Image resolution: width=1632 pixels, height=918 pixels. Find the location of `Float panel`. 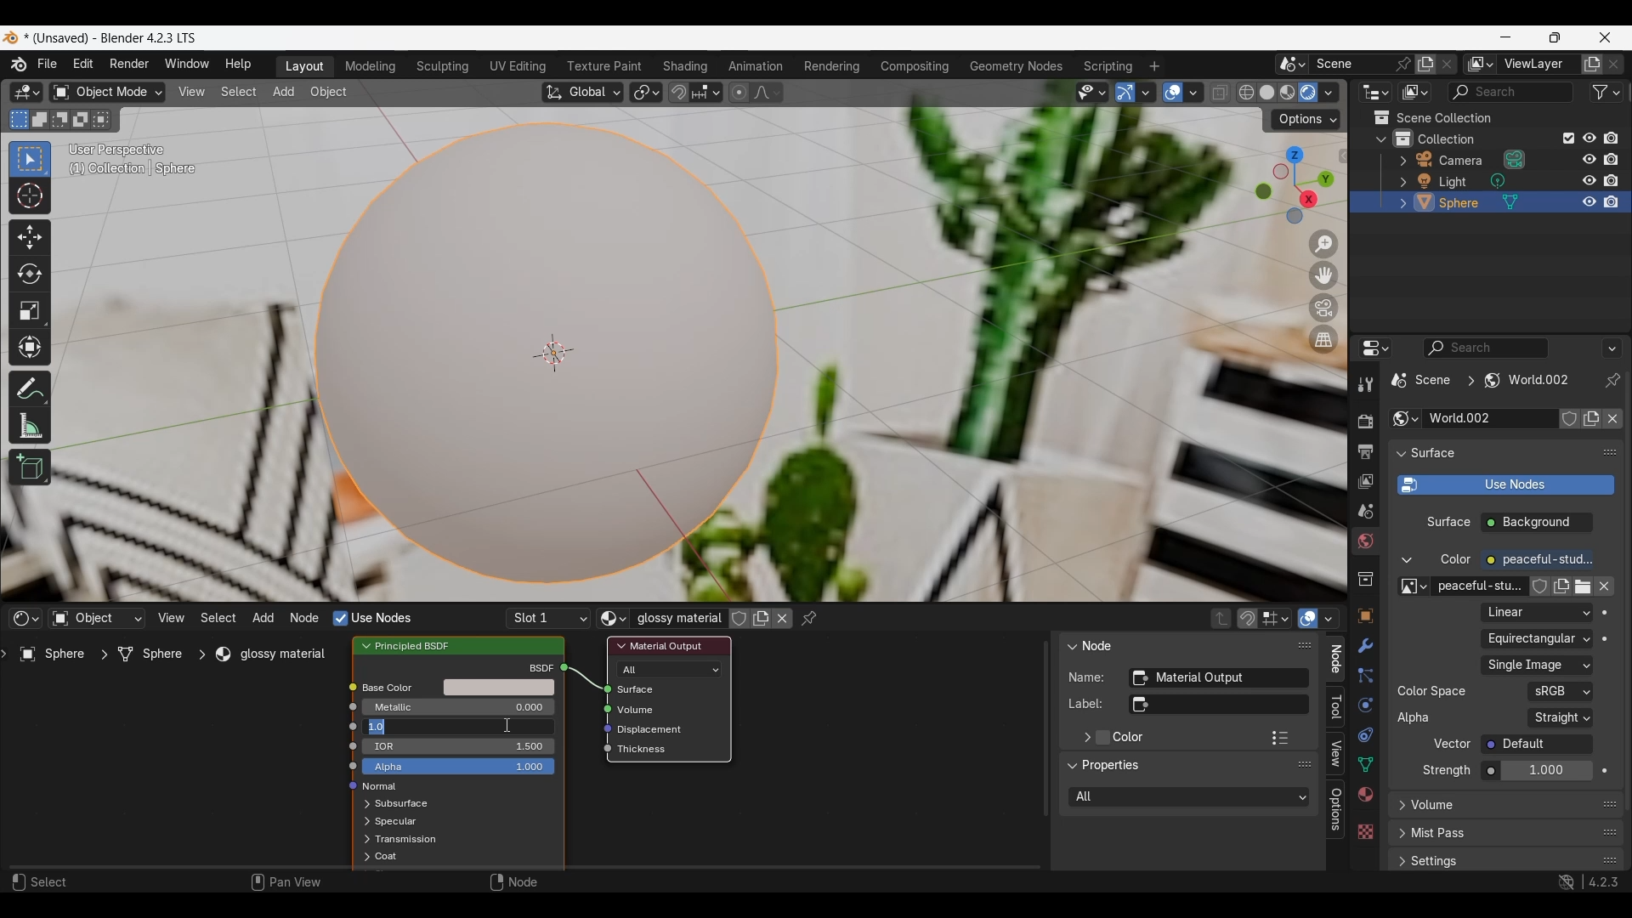

Float panel is located at coordinates (1305, 645).